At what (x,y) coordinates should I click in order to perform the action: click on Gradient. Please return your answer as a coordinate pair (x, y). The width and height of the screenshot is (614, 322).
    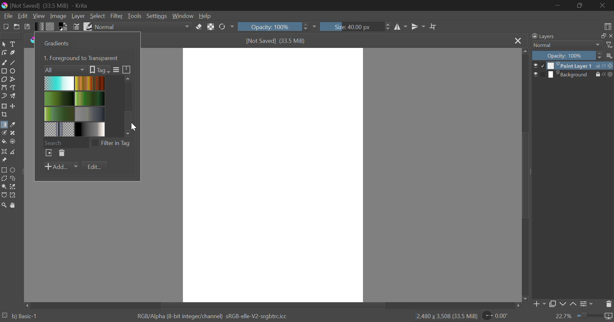
    Looking at the image, I should click on (39, 26).